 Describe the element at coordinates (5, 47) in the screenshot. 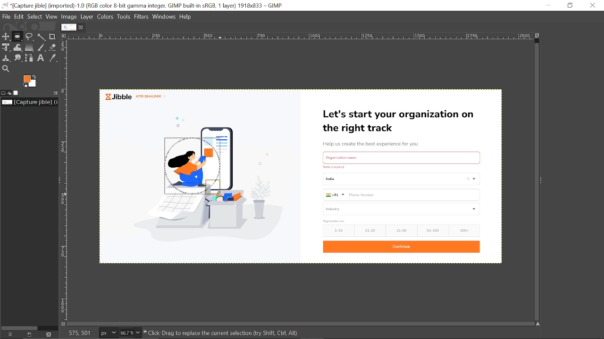

I see `Unified transform tool` at that location.